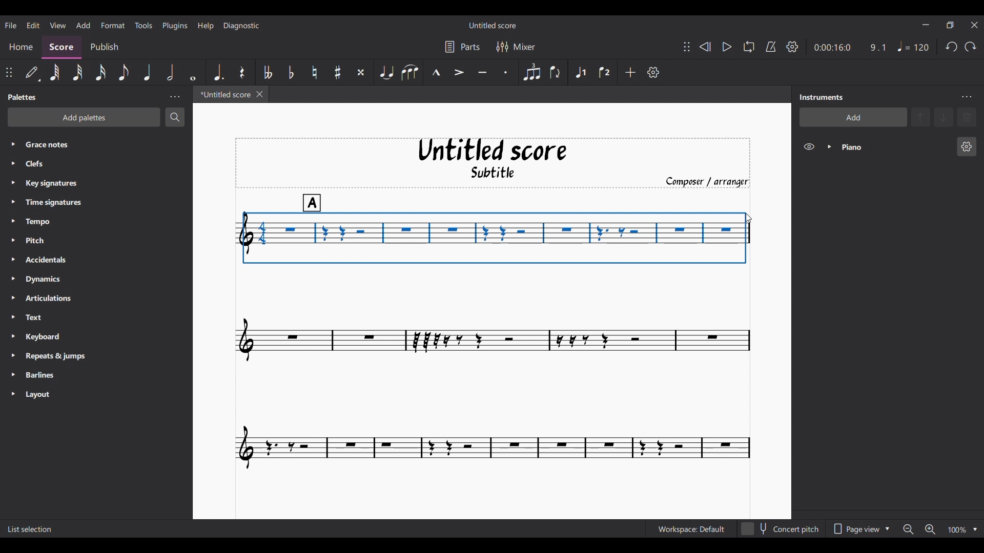 Image resolution: width=984 pixels, height=553 pixels. I want to click on Grace notes, so click(104, 143).